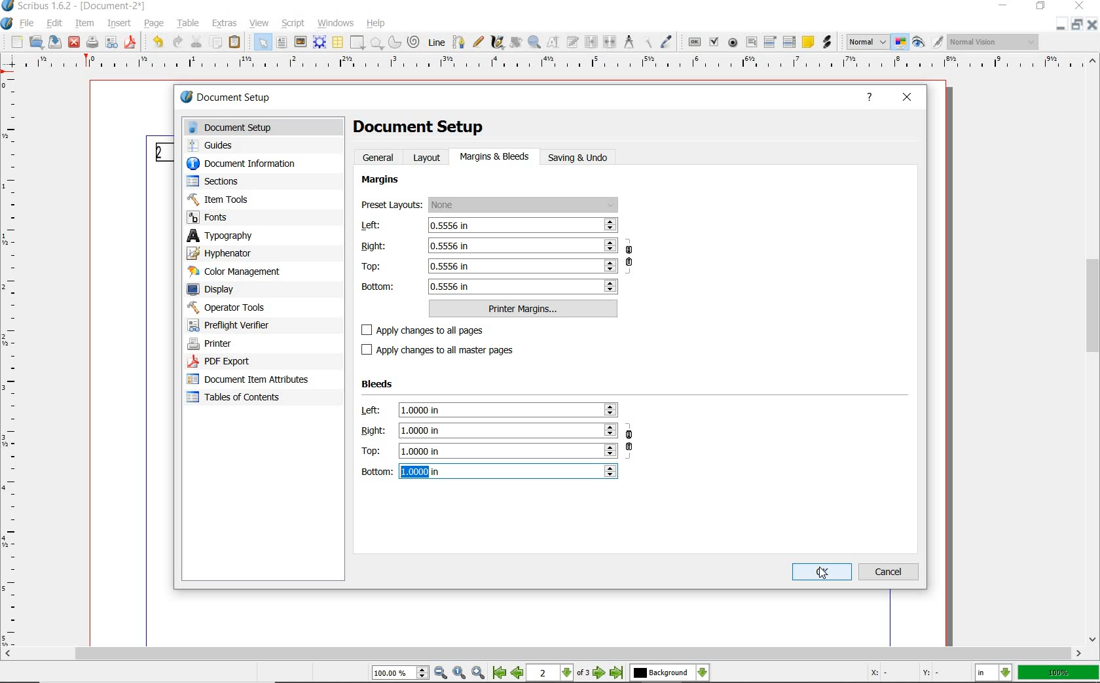  I want to click on pdf combo box, so click(771, 43).